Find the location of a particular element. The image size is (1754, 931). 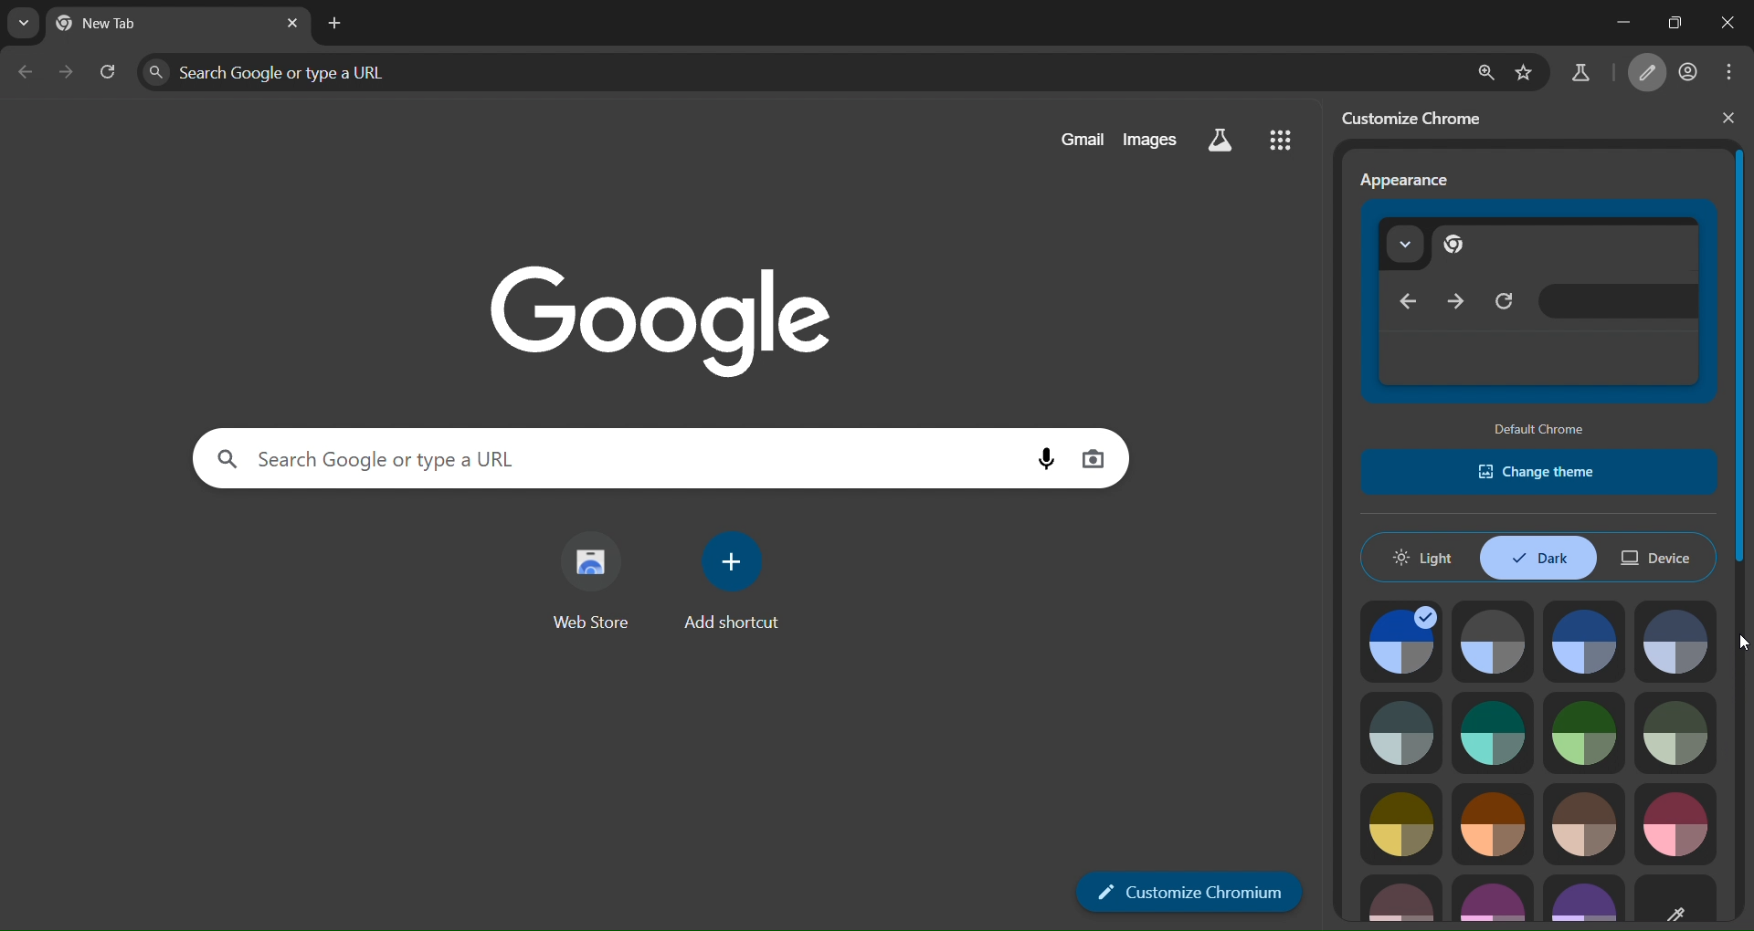

theme is located at coordinates (1489, 824).